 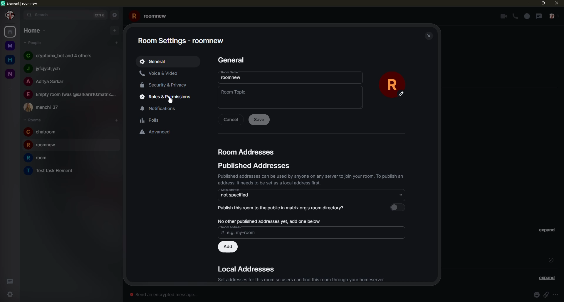 What do you see at coordinates (161, 74) in the screenshot?
I see `voice` at bounding box center [161, 74].